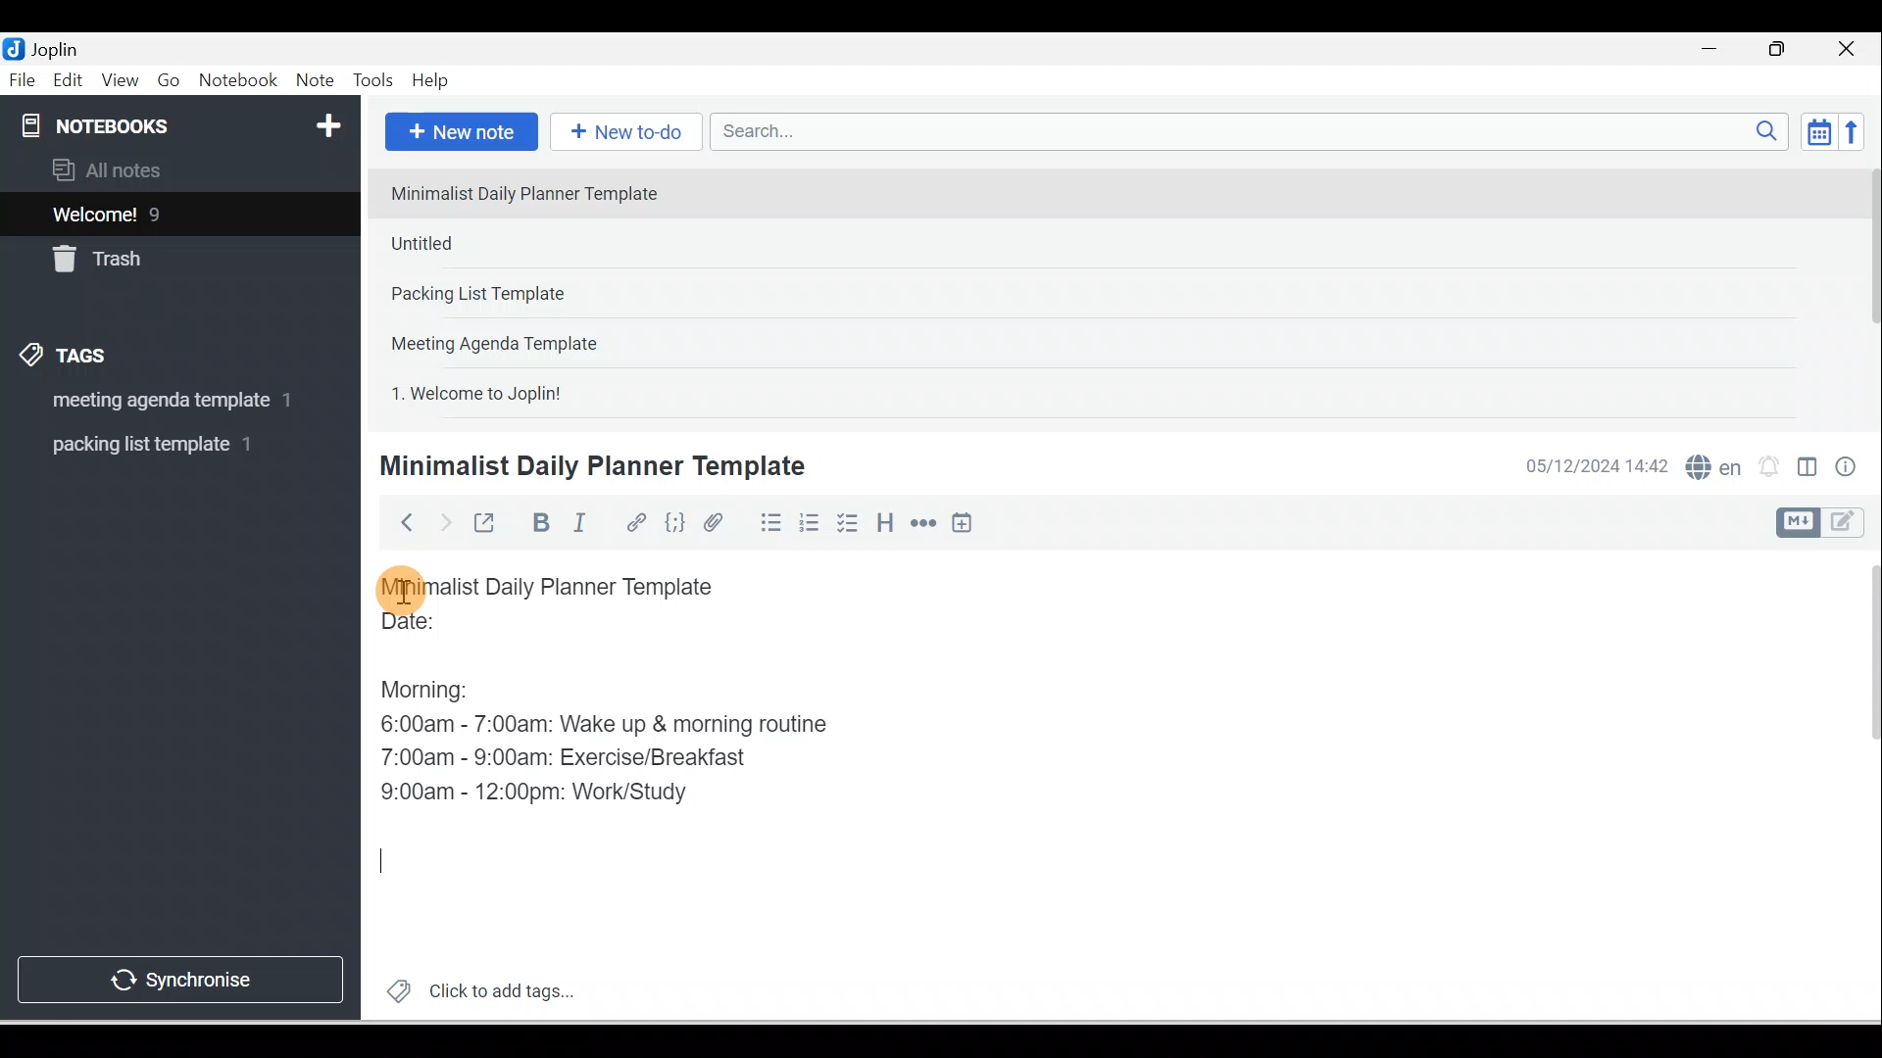 This screenshot has height=1058, width=1882. Describe the element at coordinates (1848, 469) in the screenshot. I see `Note properties` at that location.